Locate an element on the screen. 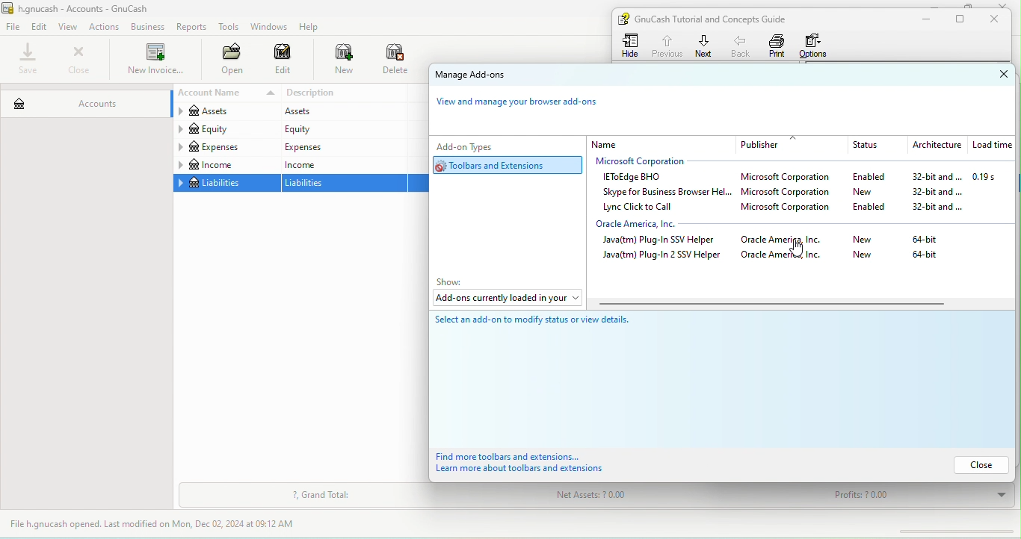 The width and height of the screenshot is (1021, 539). oracle america lnc is located at coordinates (649, 224).